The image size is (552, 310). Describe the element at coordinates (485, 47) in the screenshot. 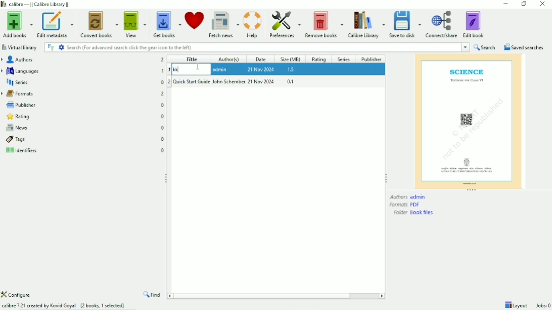

I see `Search` at that location.